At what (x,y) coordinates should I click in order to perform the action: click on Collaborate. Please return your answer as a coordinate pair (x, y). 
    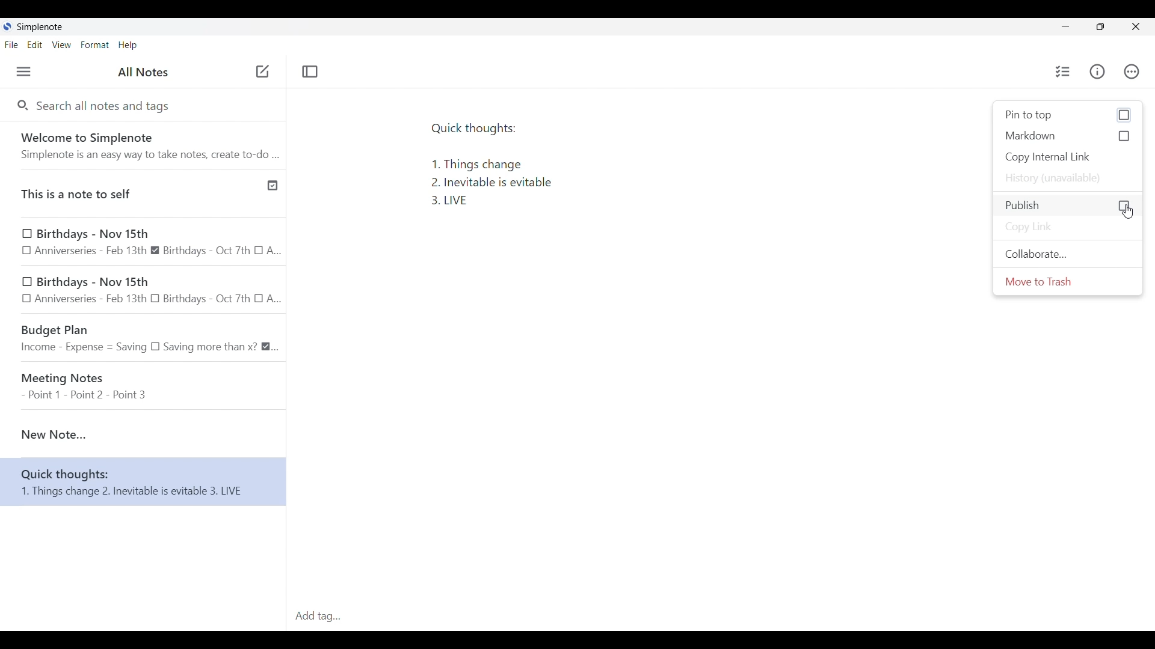
    Looking at the image, I should click on (1068, 254).